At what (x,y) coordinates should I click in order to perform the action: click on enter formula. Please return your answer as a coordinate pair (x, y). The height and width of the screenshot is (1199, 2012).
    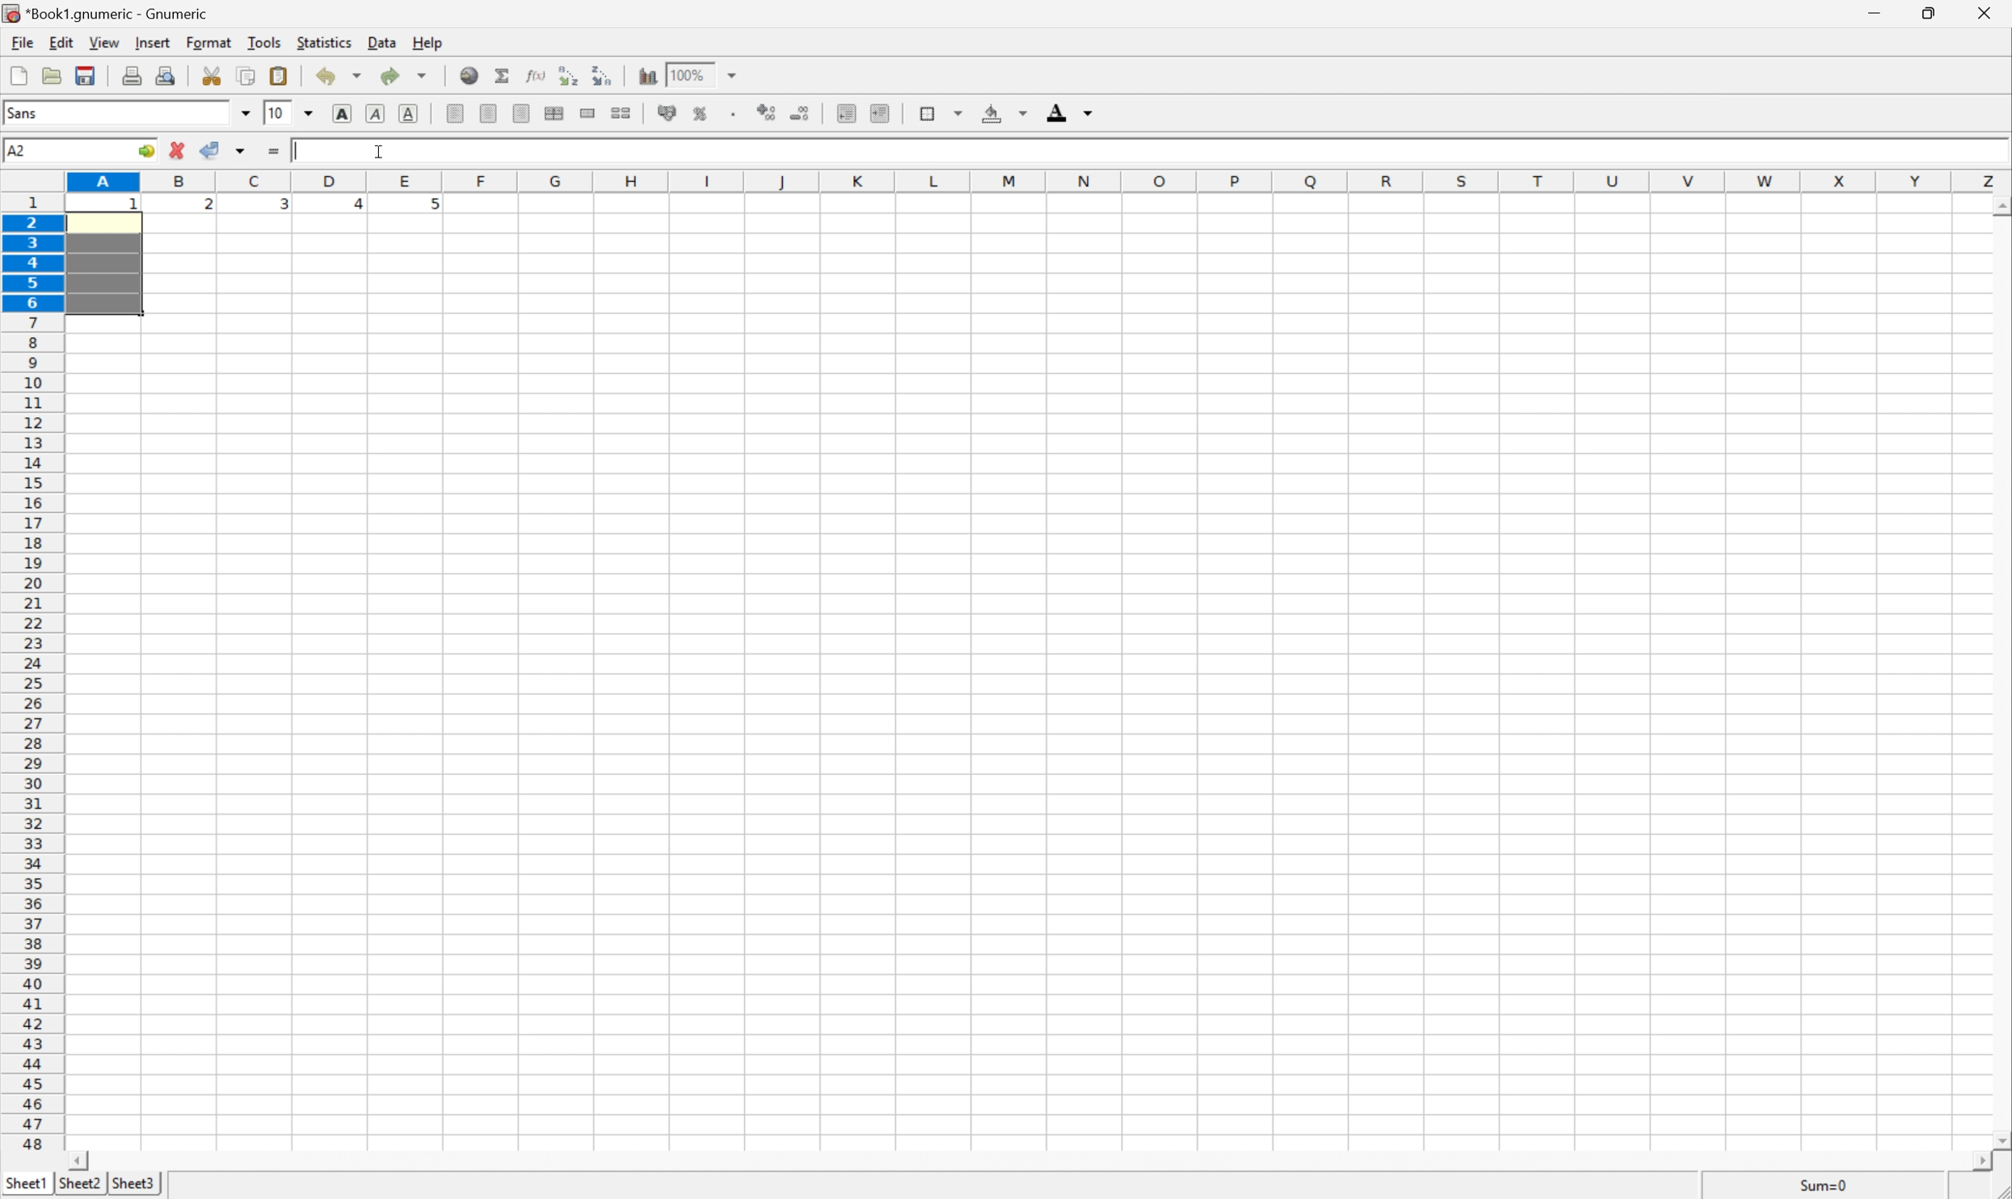
    Looking at the image, I should click on (276, 152).